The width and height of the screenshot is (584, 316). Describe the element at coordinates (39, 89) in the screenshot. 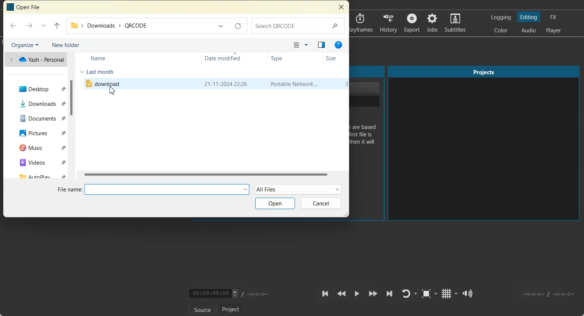

I see `Desktop` at that location.